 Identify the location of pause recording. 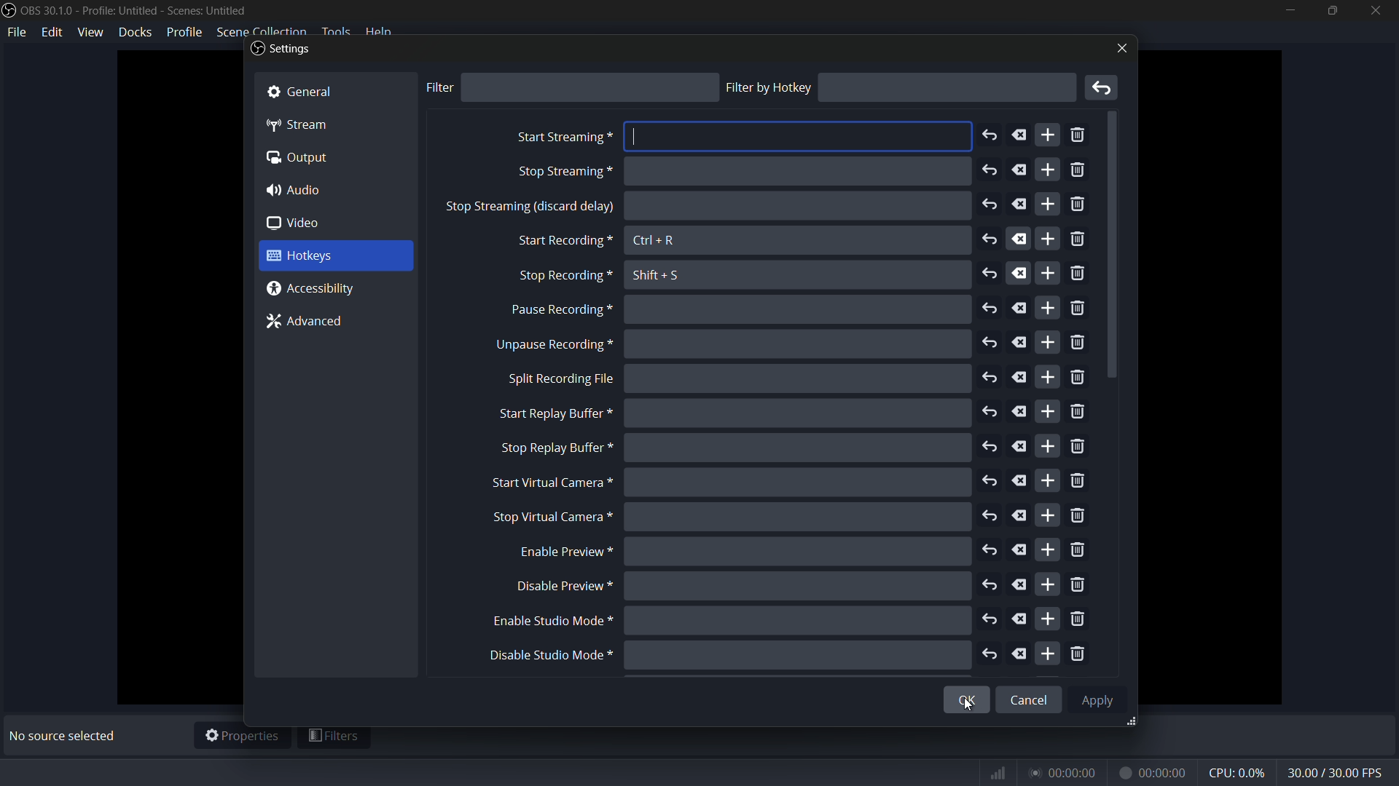
(558, 311).